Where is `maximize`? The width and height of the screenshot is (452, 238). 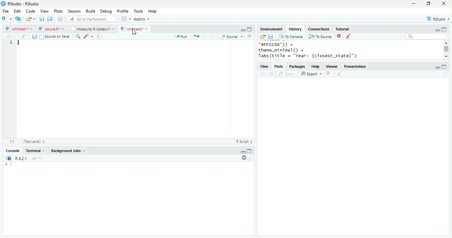
maximize is located at coordinates (444, 29).